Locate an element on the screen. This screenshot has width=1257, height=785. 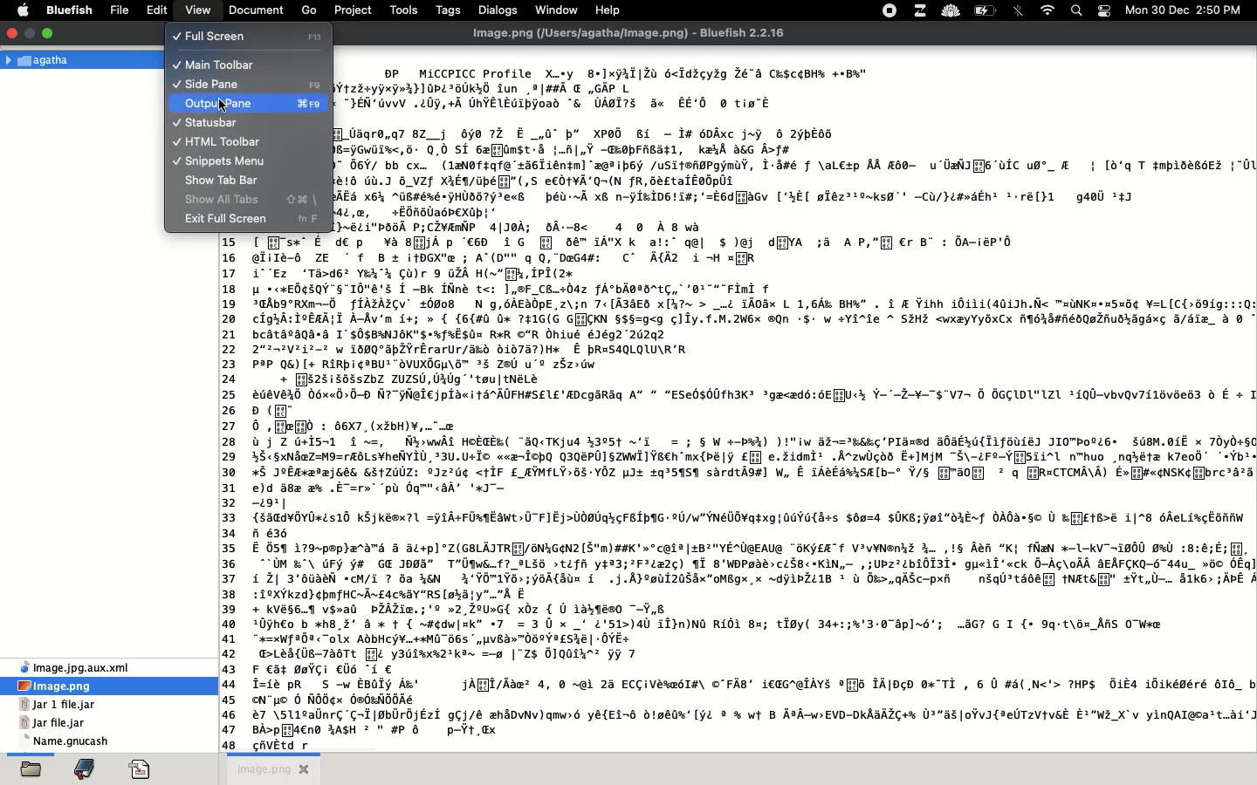
show all tabs is located at coordinates (255, 200).